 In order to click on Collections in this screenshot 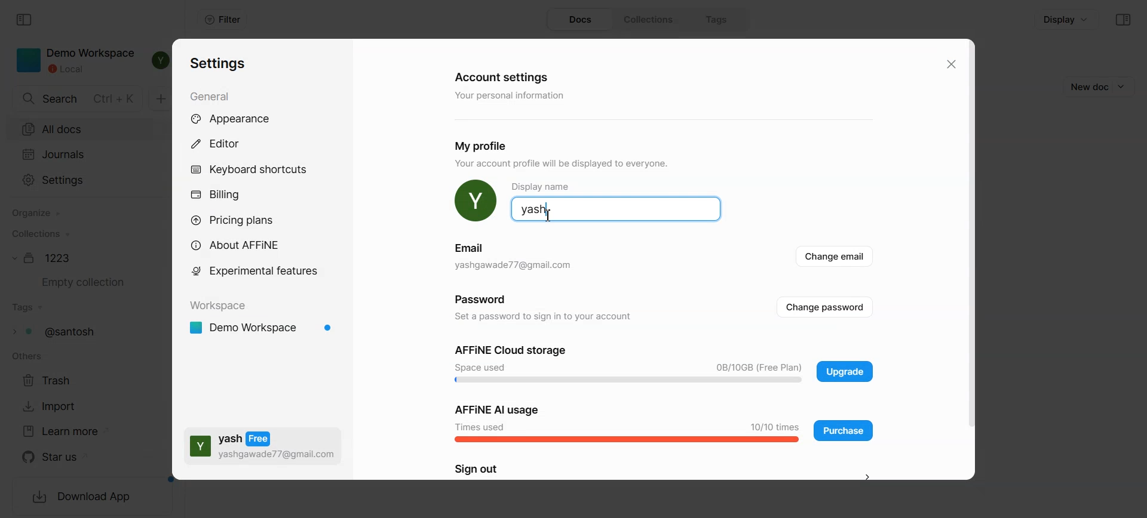, I will do `click(39, 233)`.